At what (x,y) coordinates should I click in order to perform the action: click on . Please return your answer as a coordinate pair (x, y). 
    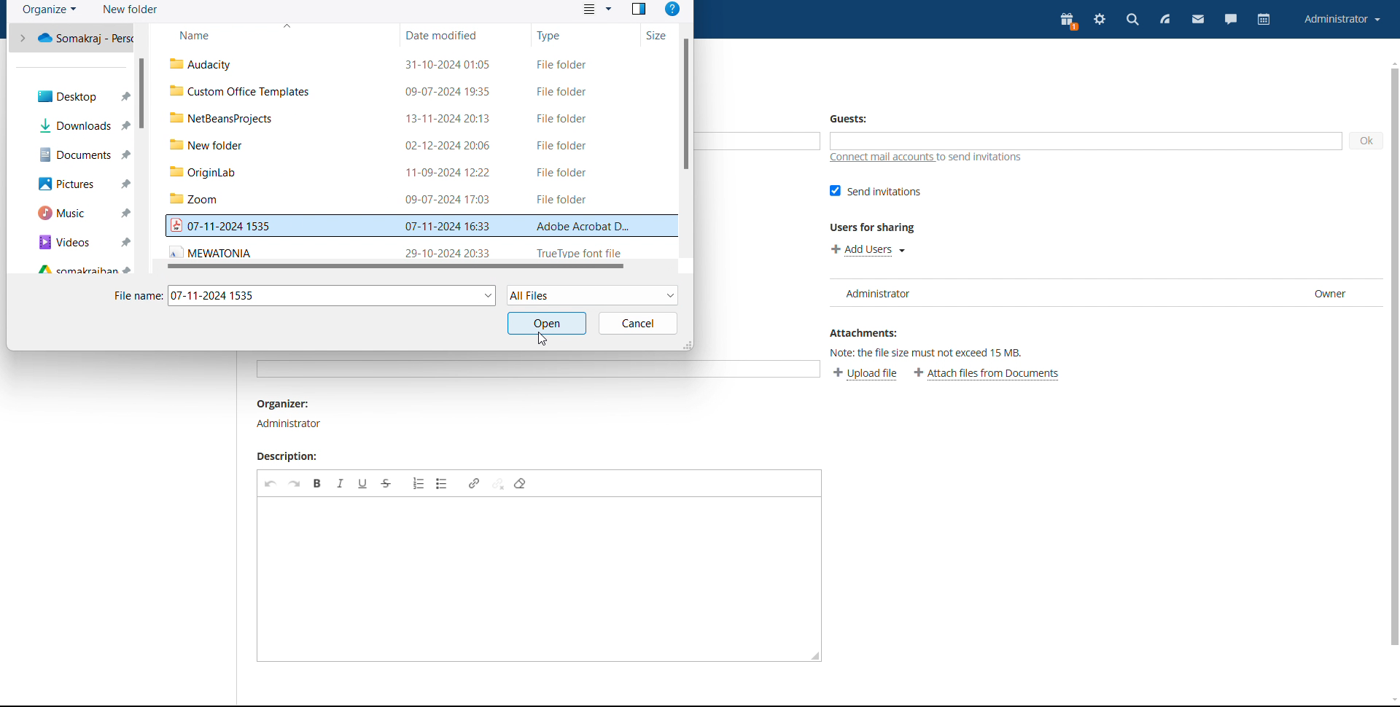
    Looking at the image, I should click on (80, 155).